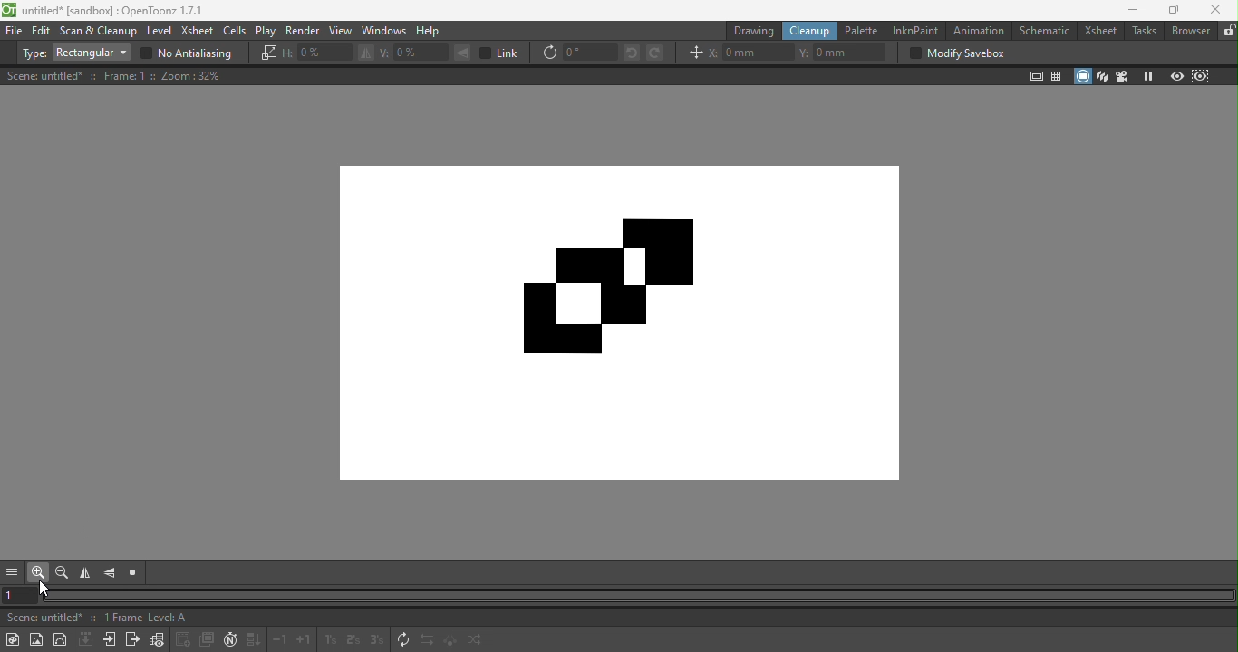 This screenshot has height=652, width=1238. Describe the element at coordinates (83, 573) in the screenshot. I see `Flip horizontally` at that location.